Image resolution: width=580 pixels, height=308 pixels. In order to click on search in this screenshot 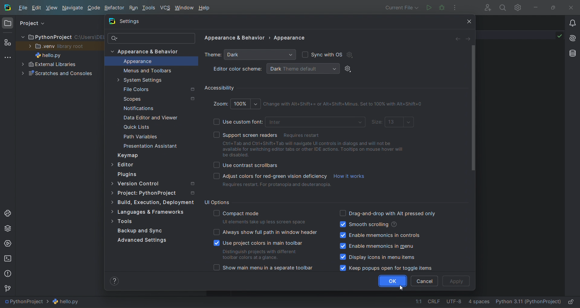, I will do `click(501, 8)`.